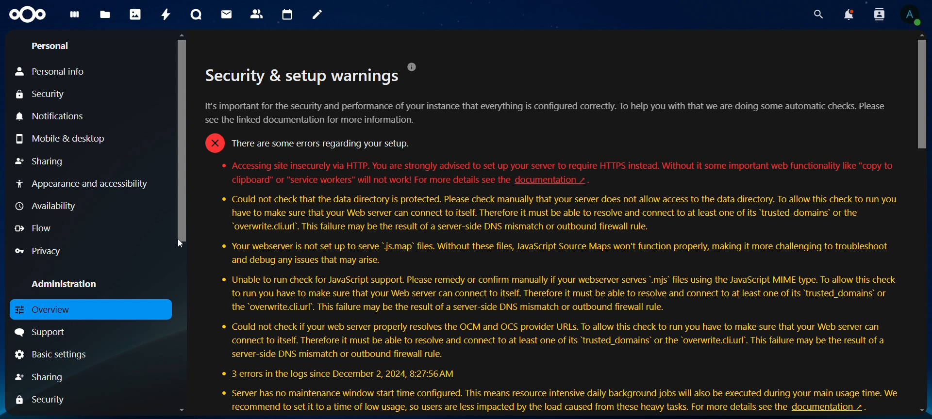 The image size is (932, 419). What do you see at coordinates (63, 138) in the screenshot?
I see `mobile & desktop` at bounding box center [63, 138].